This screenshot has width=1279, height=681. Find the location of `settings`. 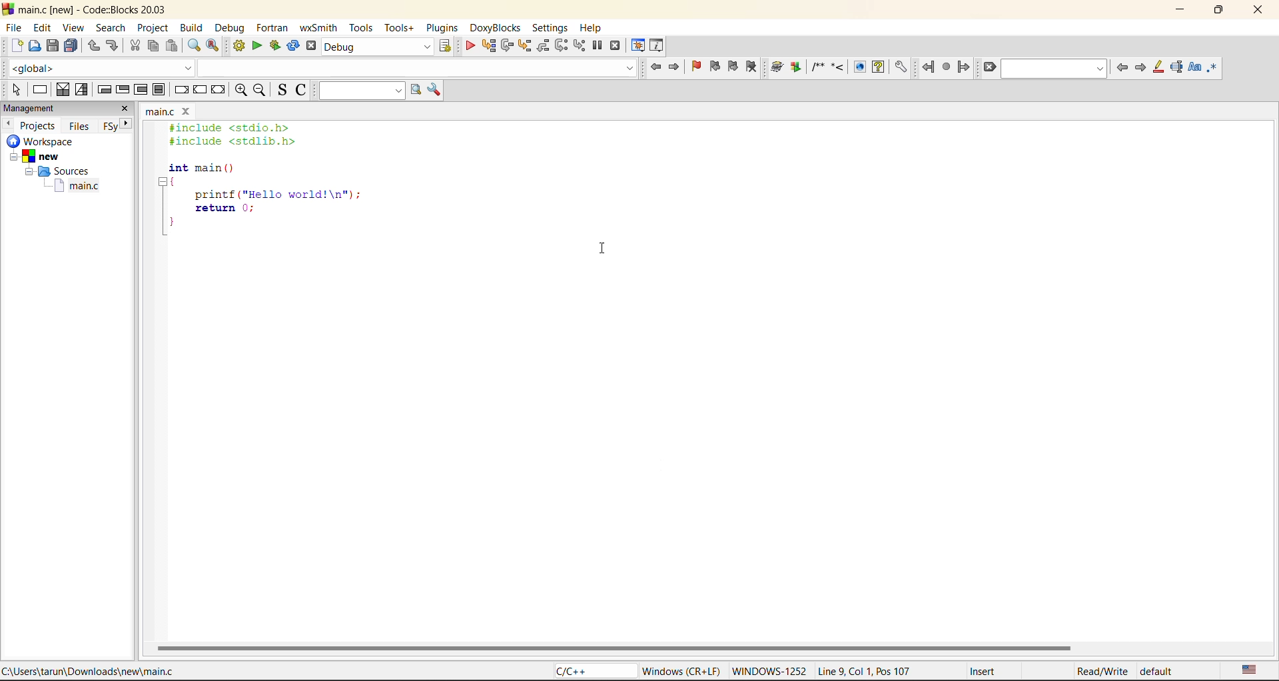

settings is located at coordinates (552, 29).